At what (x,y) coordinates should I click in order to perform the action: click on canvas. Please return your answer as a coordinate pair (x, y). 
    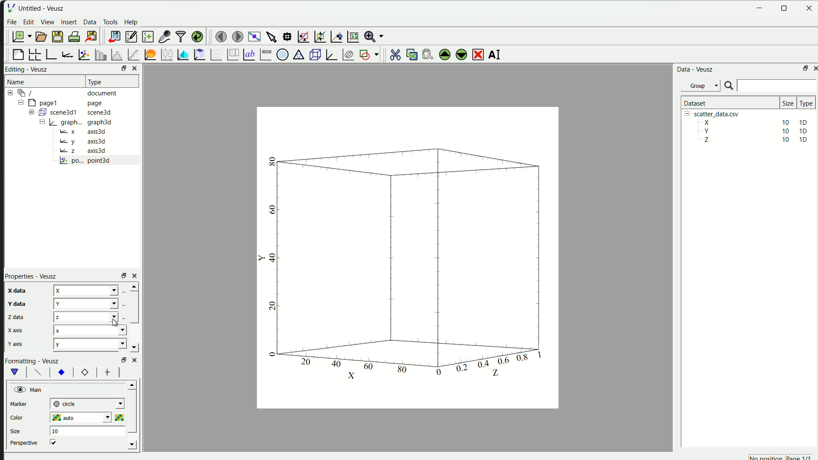
    Looking at the image, I should click on (406, 259).